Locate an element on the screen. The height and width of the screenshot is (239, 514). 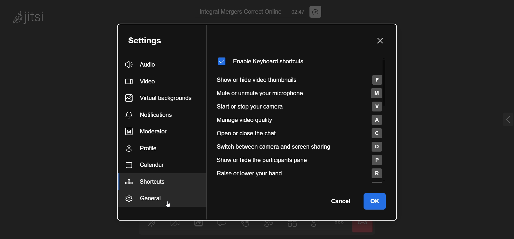
toggle view is located at coordinates (292, 224).